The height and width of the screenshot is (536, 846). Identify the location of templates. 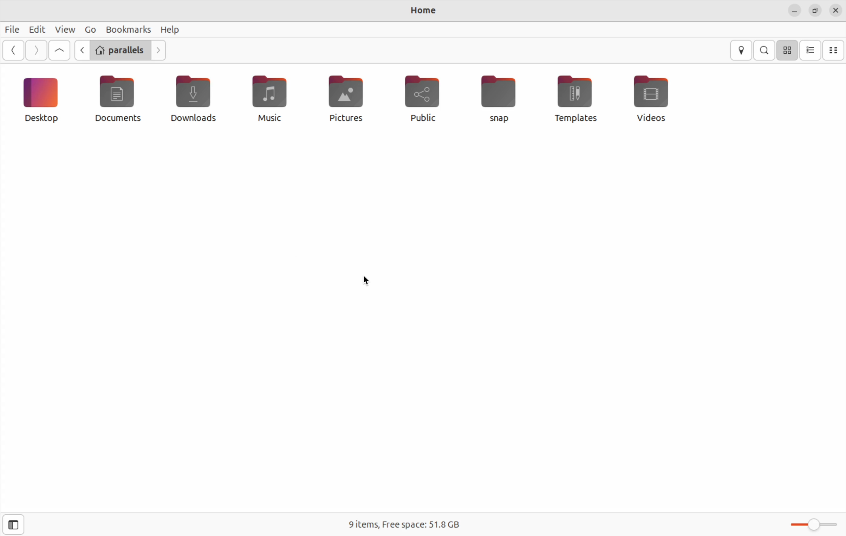
(577, 100).